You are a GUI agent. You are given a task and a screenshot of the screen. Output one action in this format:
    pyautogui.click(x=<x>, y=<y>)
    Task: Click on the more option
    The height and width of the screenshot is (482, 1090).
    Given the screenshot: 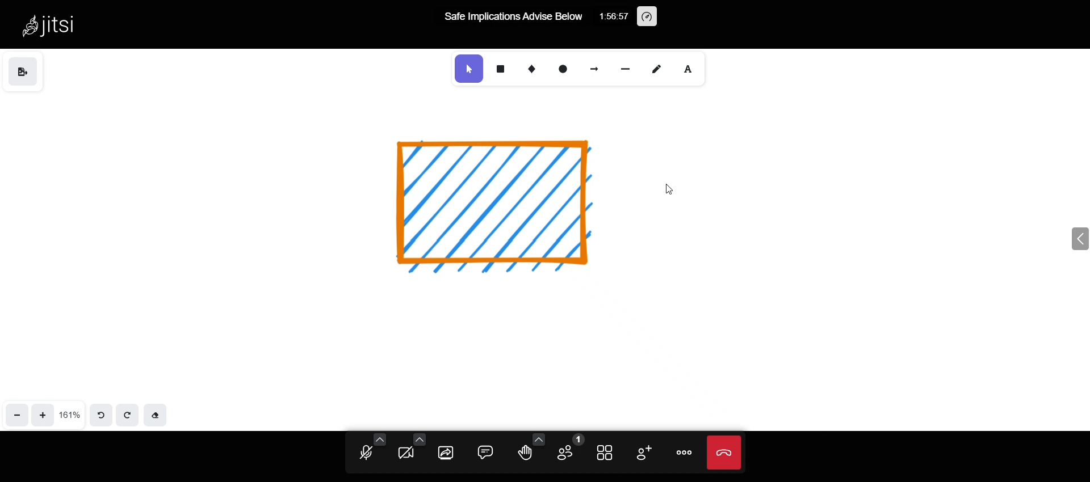 What is the action you would take?
    pyautogui.click(x=681, y=450)
    